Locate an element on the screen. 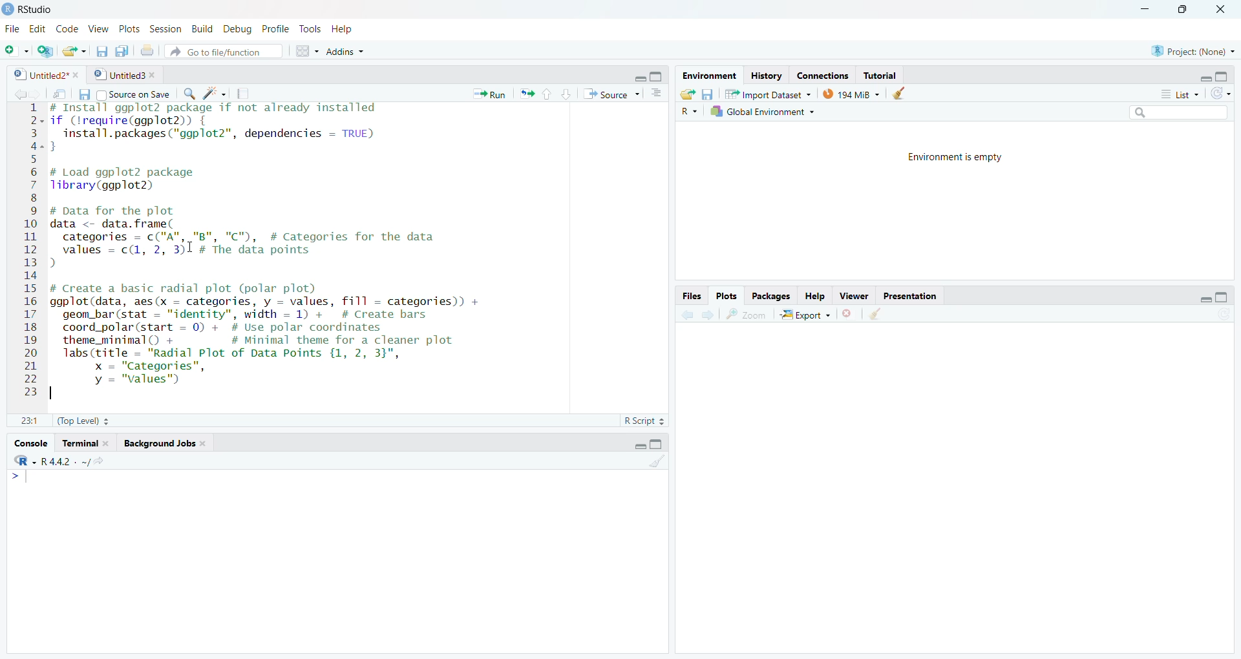 This screenshot has height=659, width=1241. workspace panes is located at coordinates (309, 50).